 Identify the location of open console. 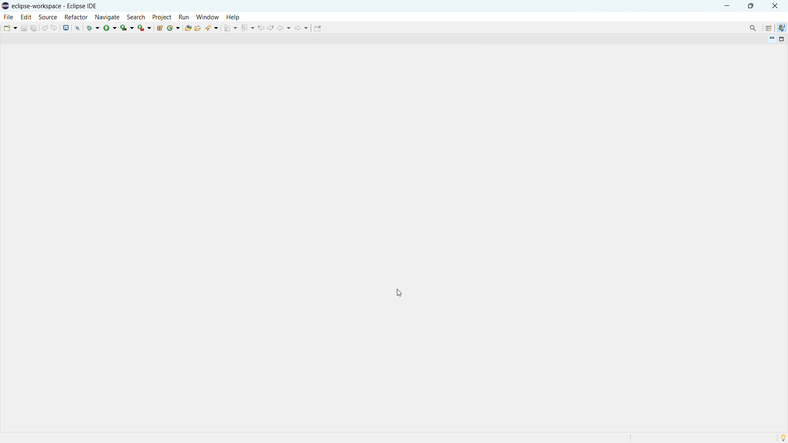
(66, 27).